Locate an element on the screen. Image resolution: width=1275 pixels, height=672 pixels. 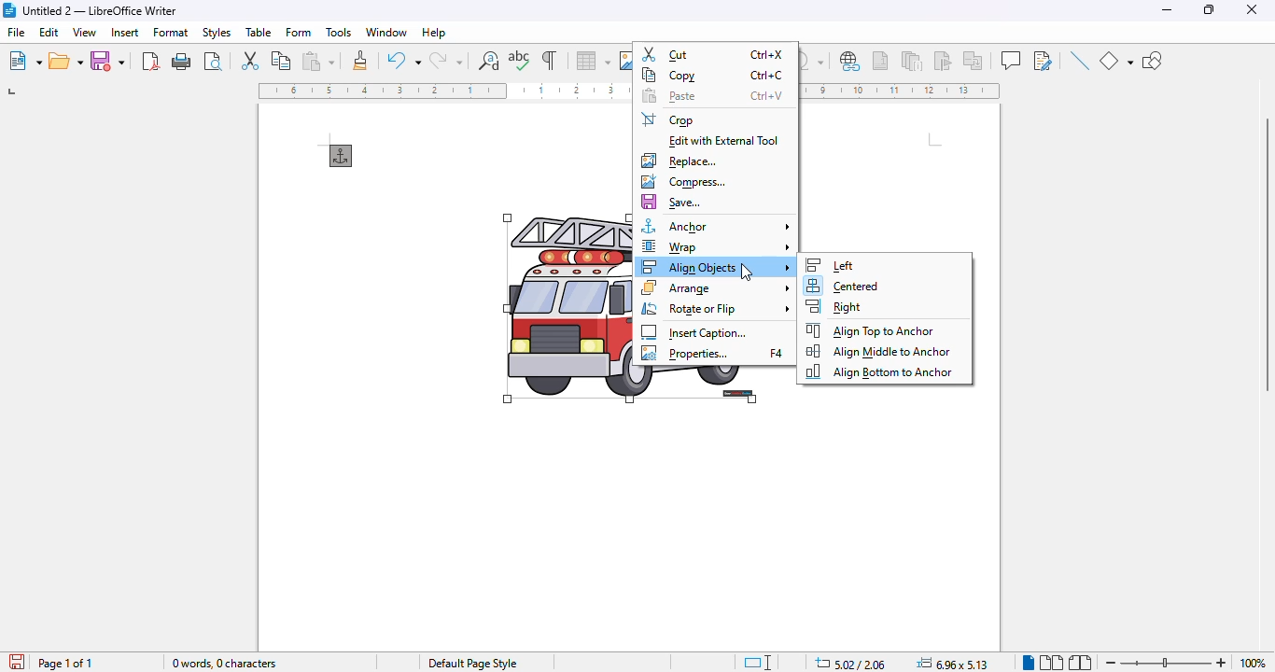
spelling is located at coordinates (520, 61).